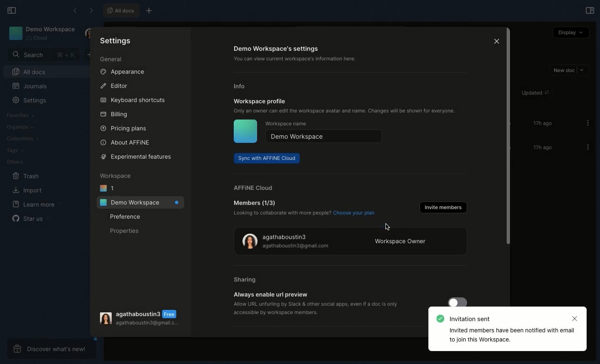 The width and height of the screenshot is (600, 364). Describe the element at coordinates (316, 304) in the screenshot. I see `‘Allow URL unfurling by Slack & other social apps, even if a doc is only` at that location.